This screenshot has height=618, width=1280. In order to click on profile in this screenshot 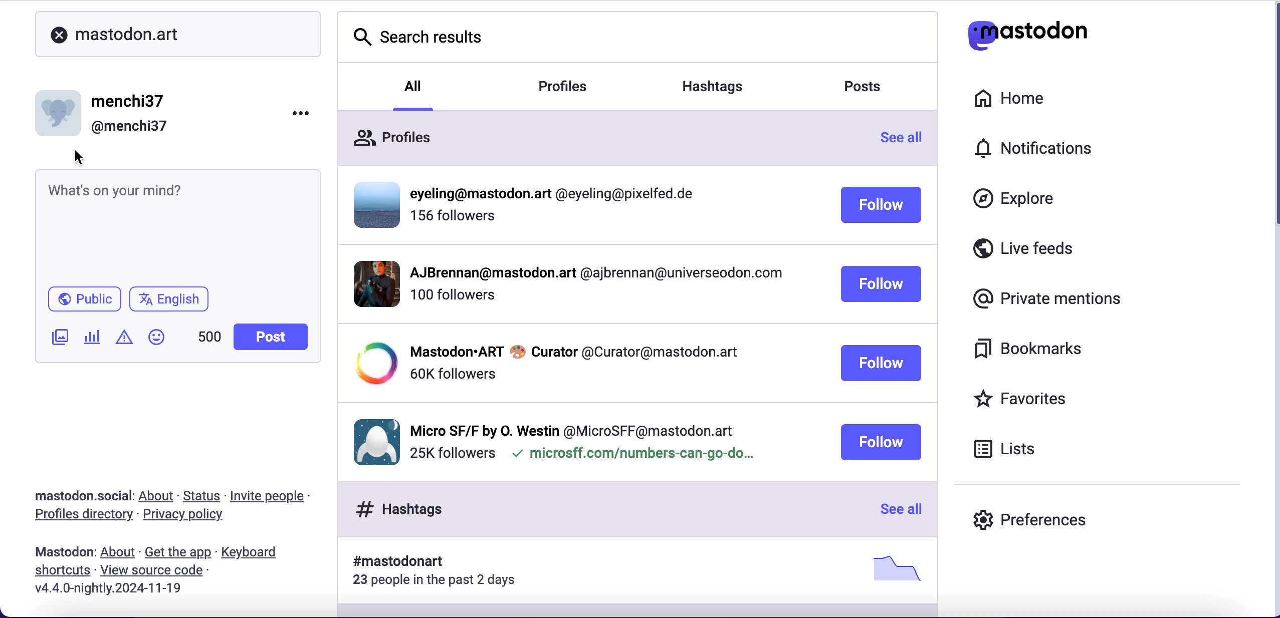, I will do `click(554, 364)`.